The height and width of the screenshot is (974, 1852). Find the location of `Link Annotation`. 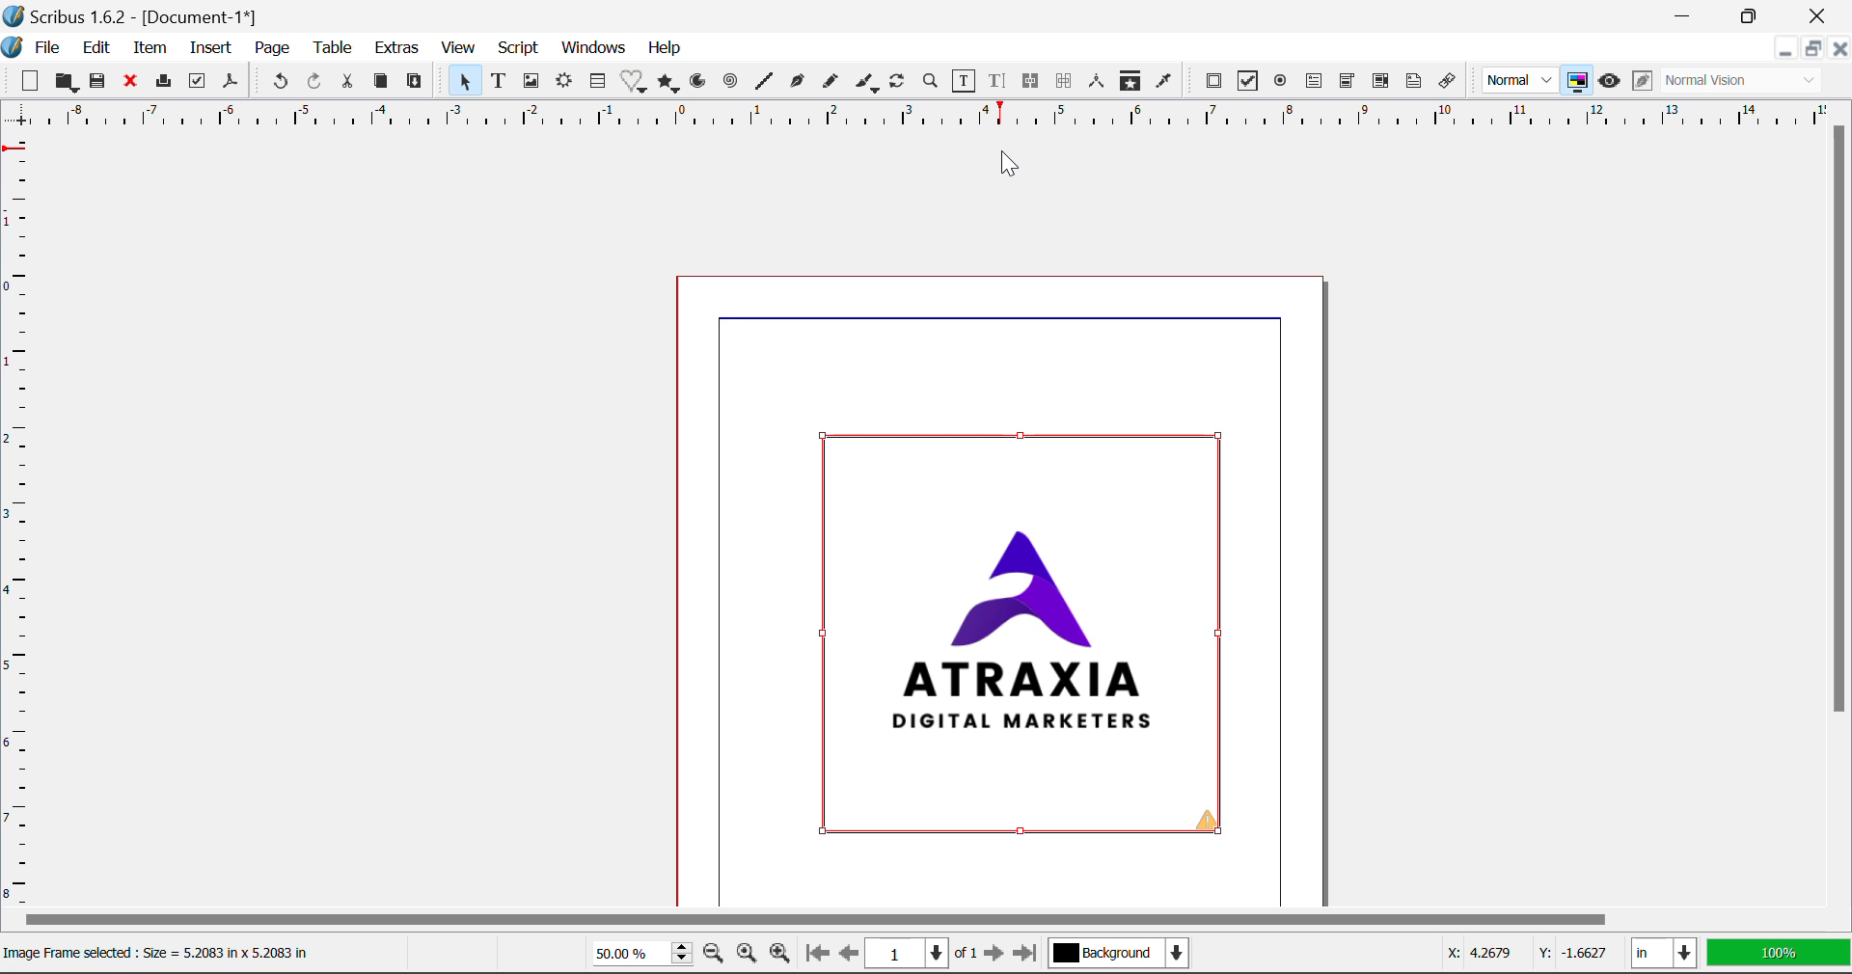

Link Annotation is located at coordinates (1449, 84).